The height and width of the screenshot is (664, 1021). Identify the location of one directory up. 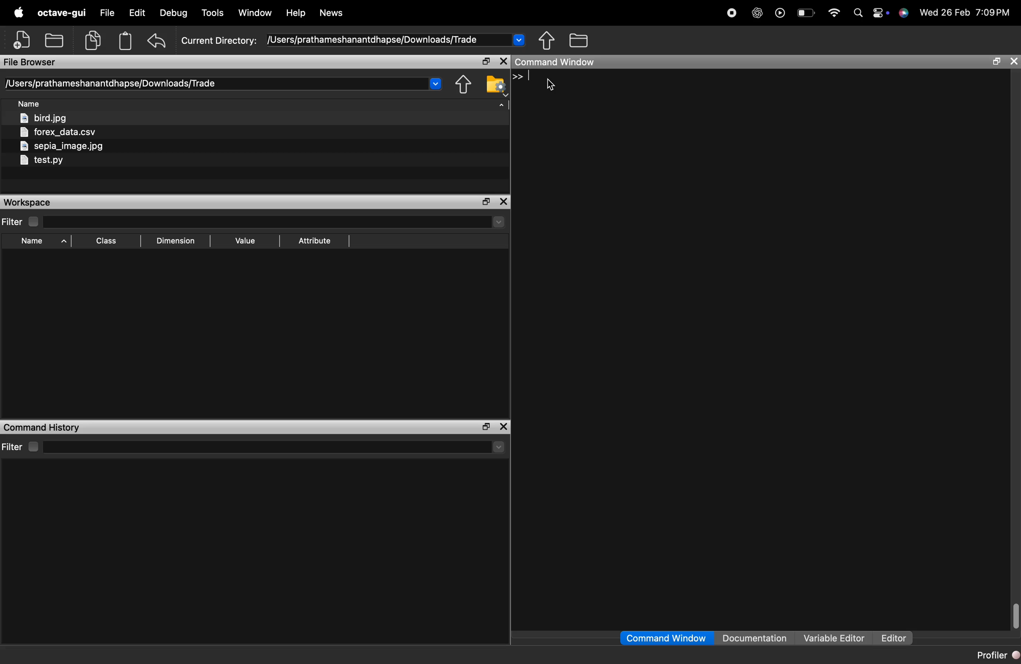
(547, 40).